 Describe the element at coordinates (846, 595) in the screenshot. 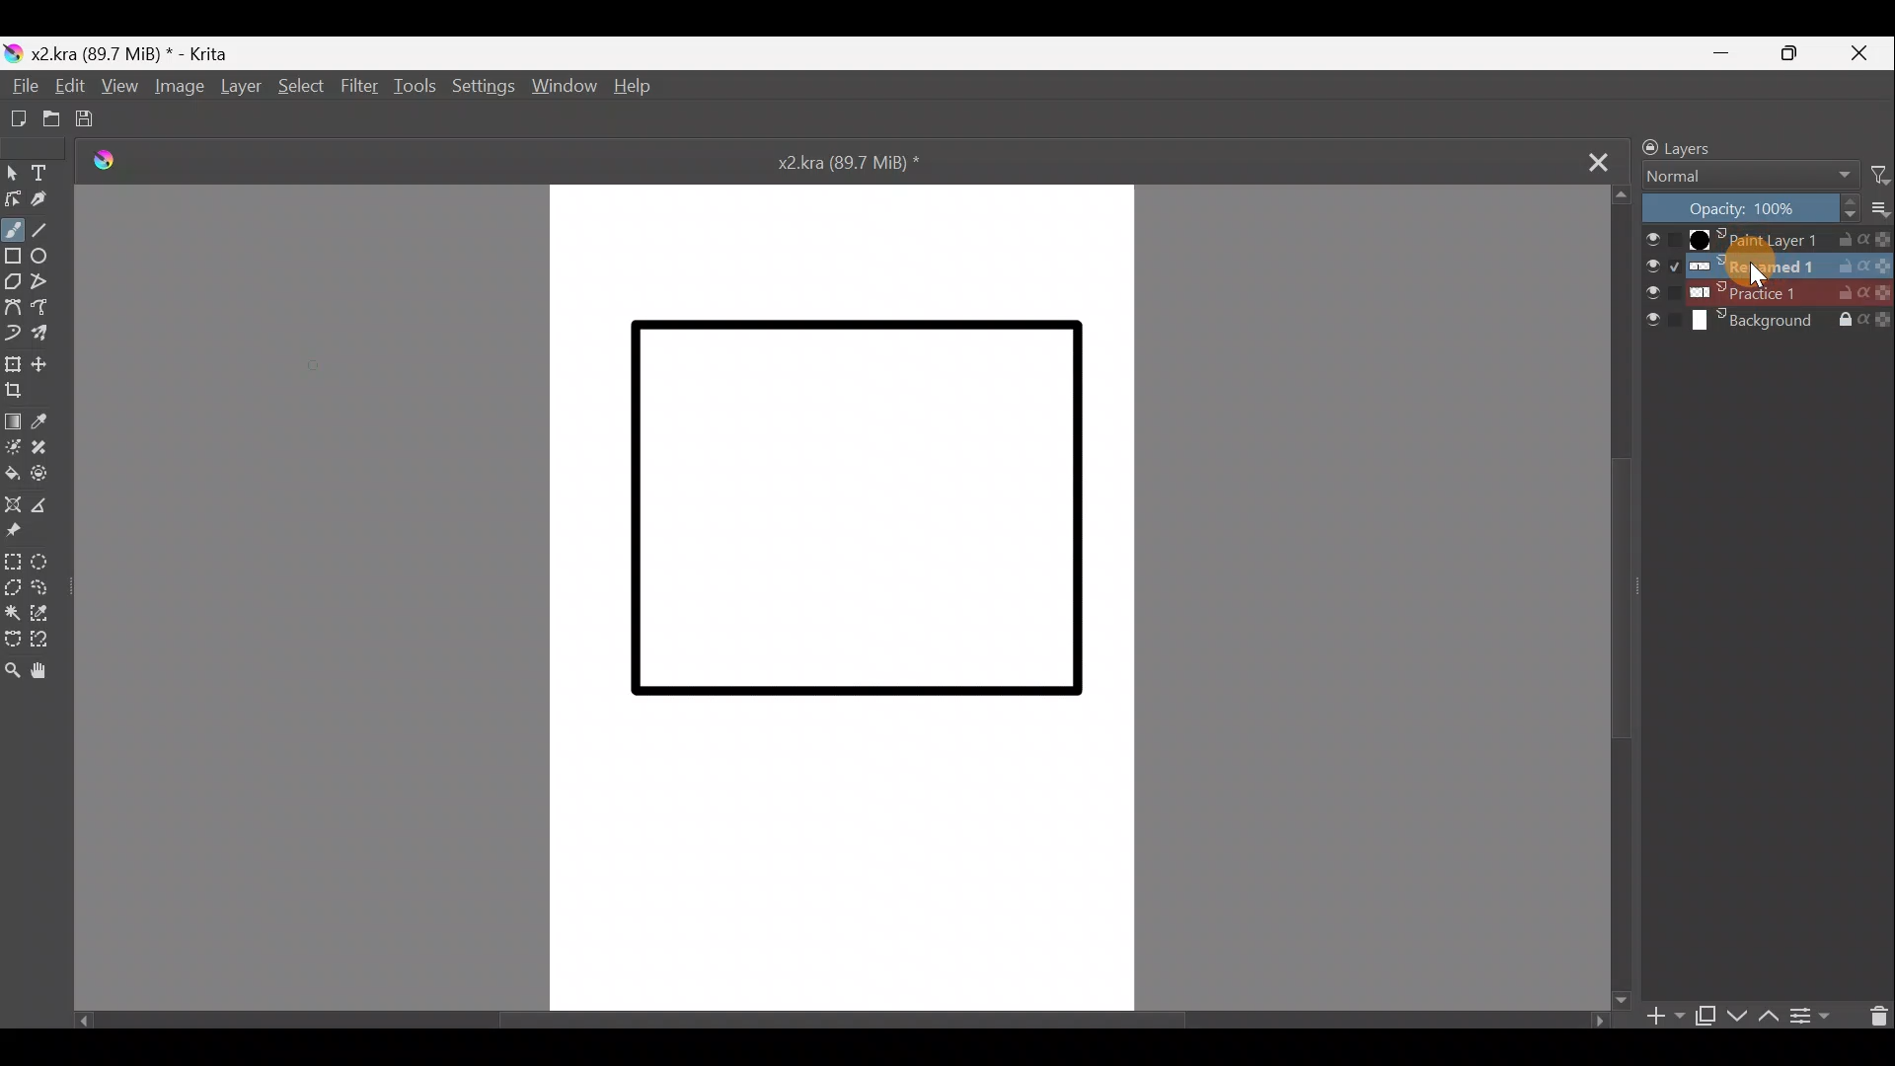

I see `Canvas` at that location.